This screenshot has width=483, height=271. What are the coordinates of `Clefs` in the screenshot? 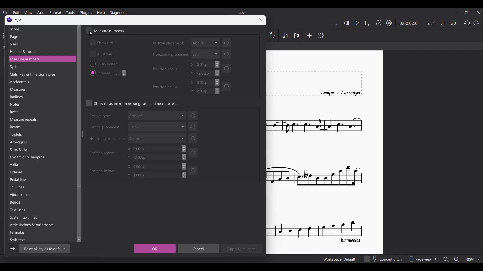 It's located at (33, 75).